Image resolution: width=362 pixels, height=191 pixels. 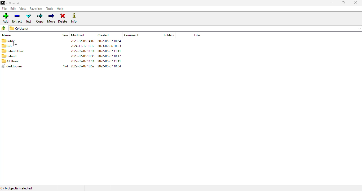 I want to click on 2022-05-07 10:47, so click(x=111, y=56).